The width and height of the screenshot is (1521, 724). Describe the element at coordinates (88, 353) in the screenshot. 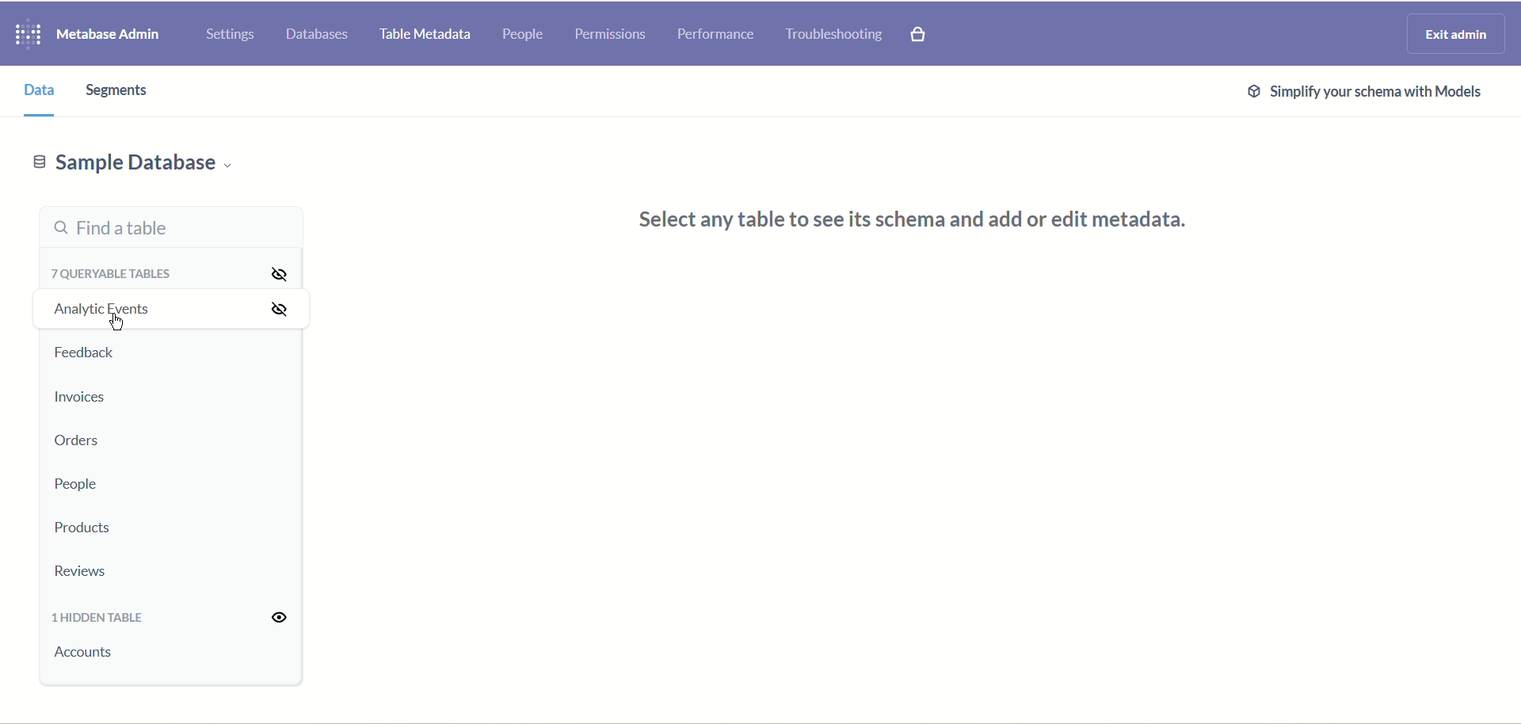

I see `feedback` at that location.